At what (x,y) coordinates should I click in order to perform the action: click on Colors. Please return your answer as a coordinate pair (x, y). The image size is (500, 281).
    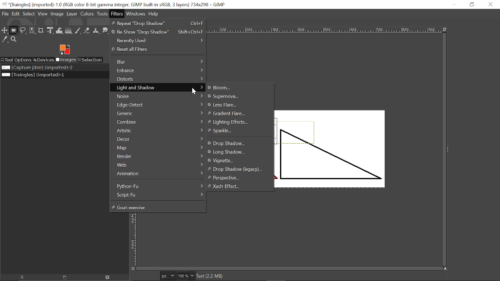
    Looking at the image, I should click on (87, 14).